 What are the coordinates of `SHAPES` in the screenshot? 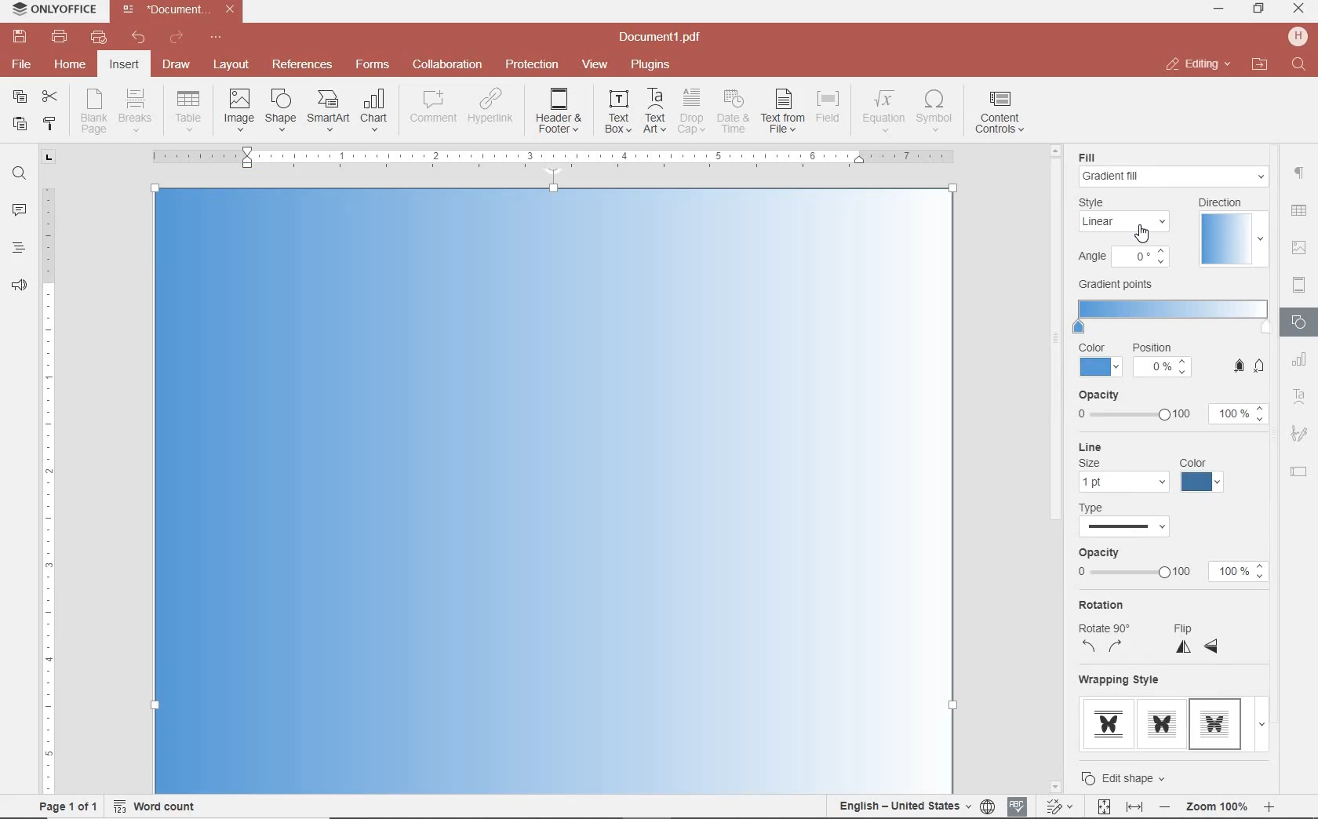 It's located at (1300, 324).